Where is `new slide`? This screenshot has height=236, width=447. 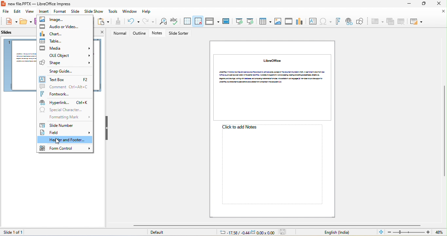 new slide is located at coordinates (377, 22).